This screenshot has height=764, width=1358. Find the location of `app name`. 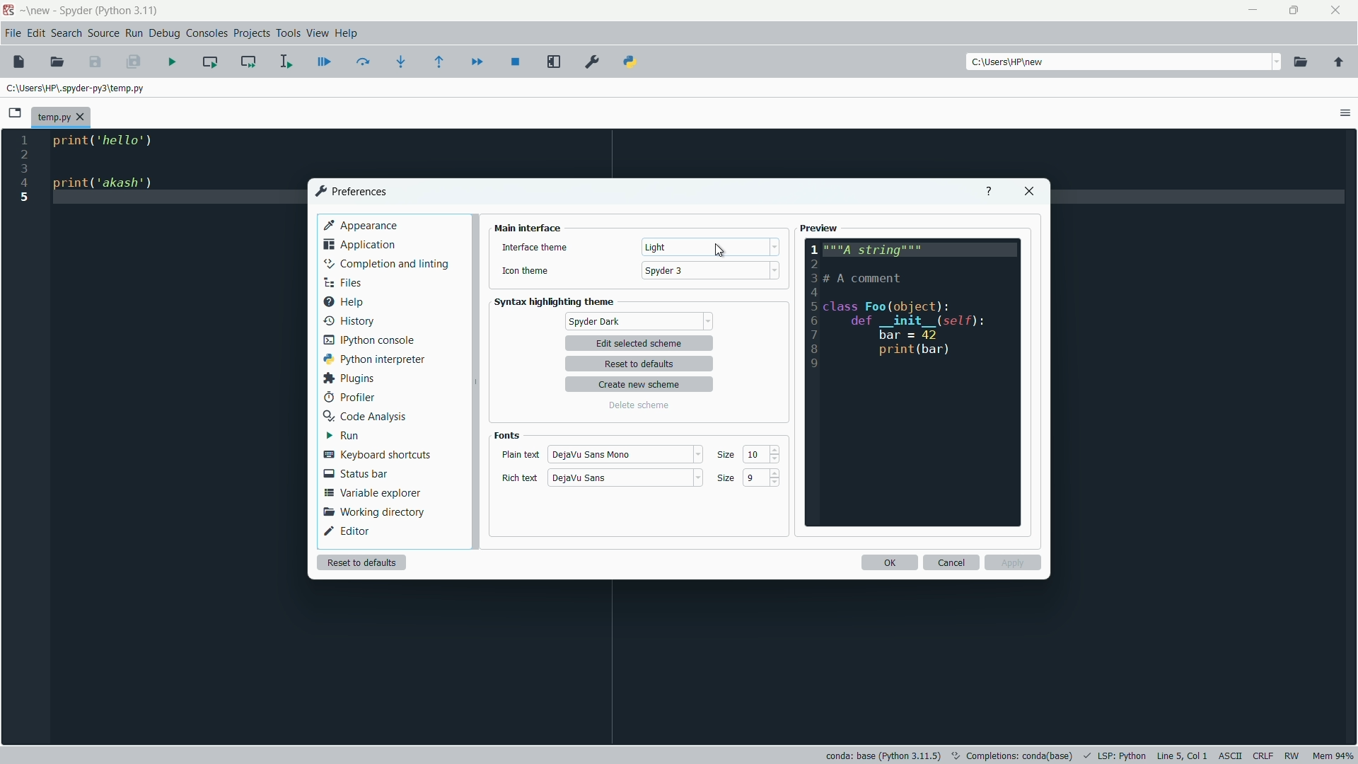

app name is located at coordinates (74, 10).